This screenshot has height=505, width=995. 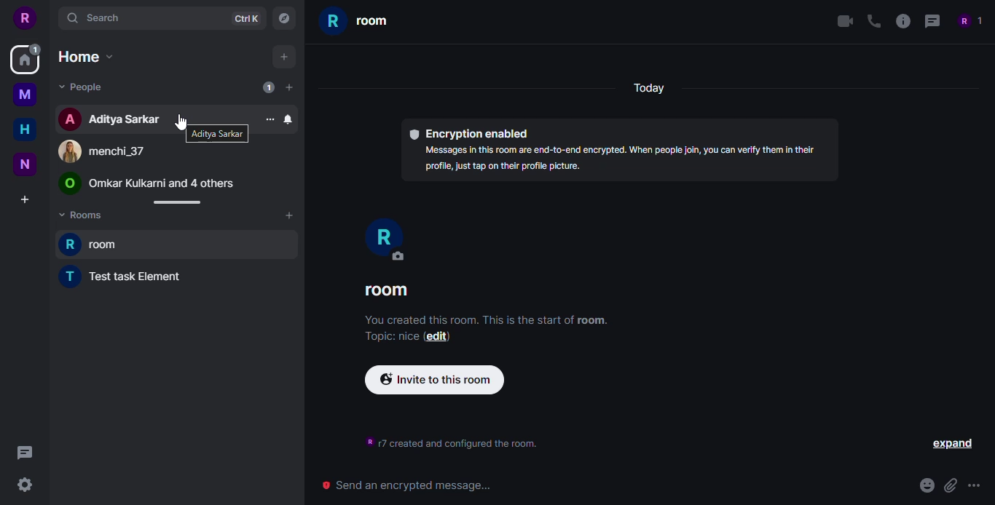 What do you see at coordinates (23, 65) in the screenshot?
I see `home` at bounding box center [23, 65].